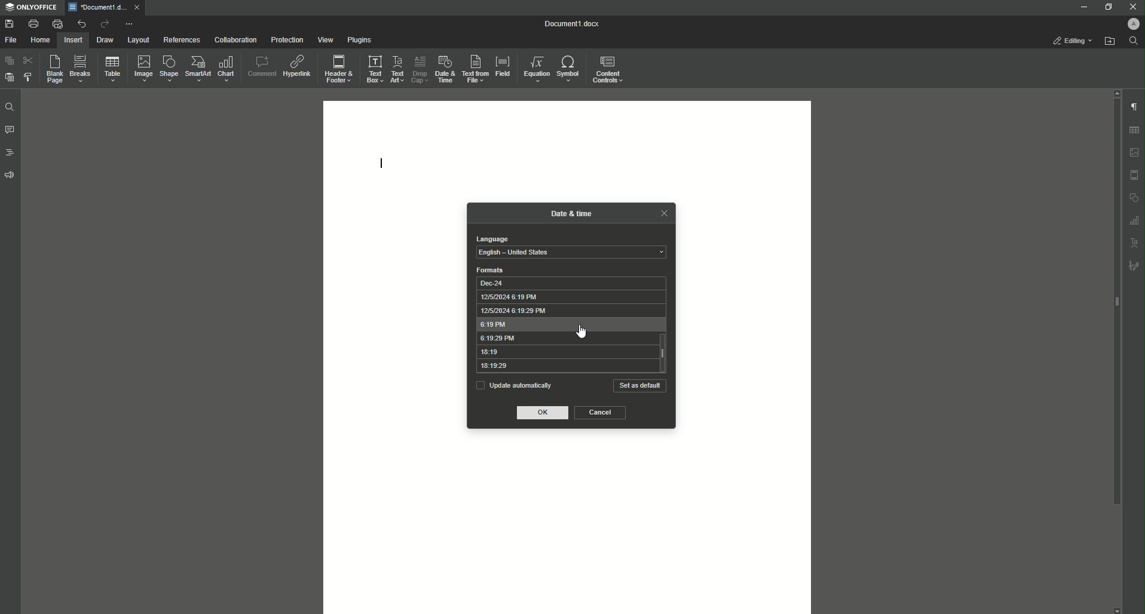  What do you see at coordinates (1134, 130) in the screenshot?
I see `table settings` at bounding box center [1134, 130].